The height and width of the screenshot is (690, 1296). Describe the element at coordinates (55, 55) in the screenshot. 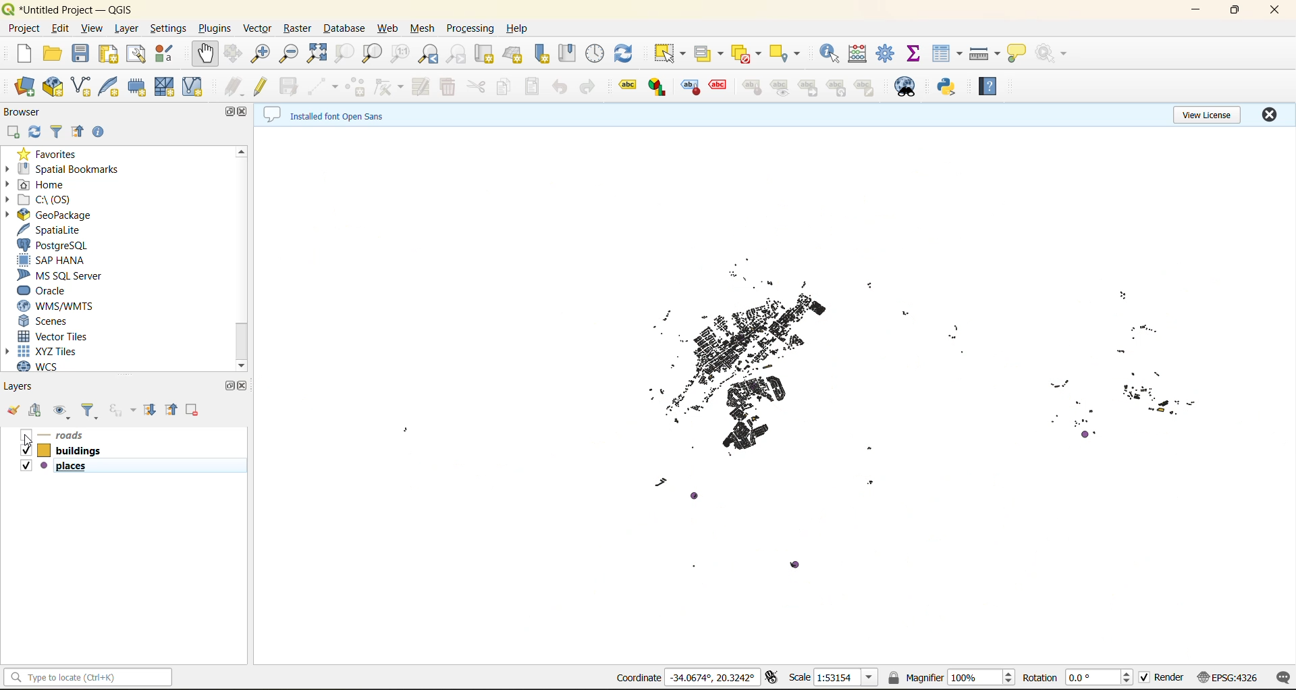

I see `open` at that location.